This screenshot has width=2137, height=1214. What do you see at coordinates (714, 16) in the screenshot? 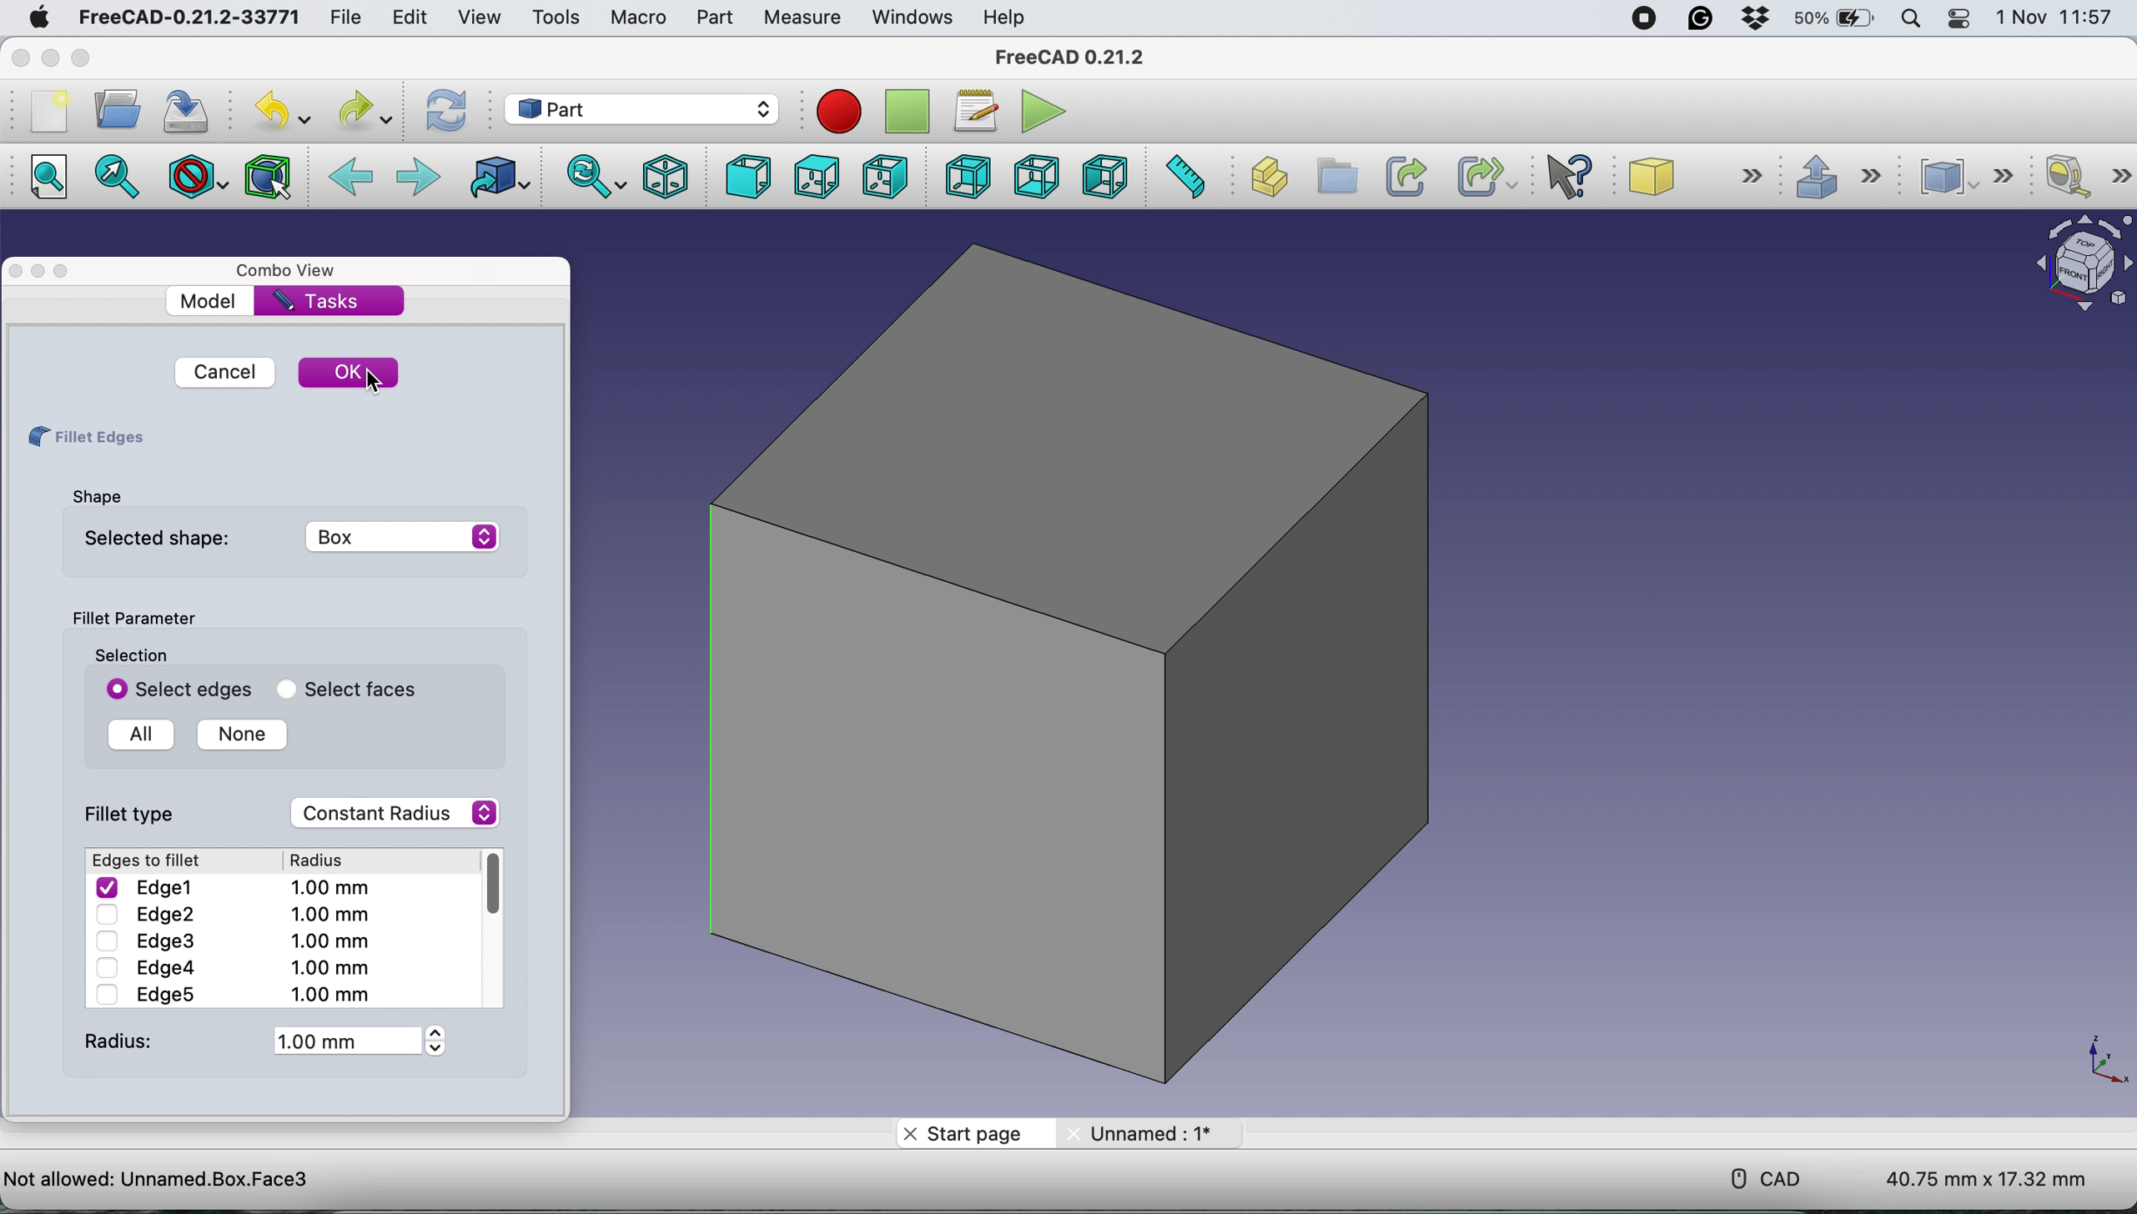
I see `part` at bounding box center [714, 16].